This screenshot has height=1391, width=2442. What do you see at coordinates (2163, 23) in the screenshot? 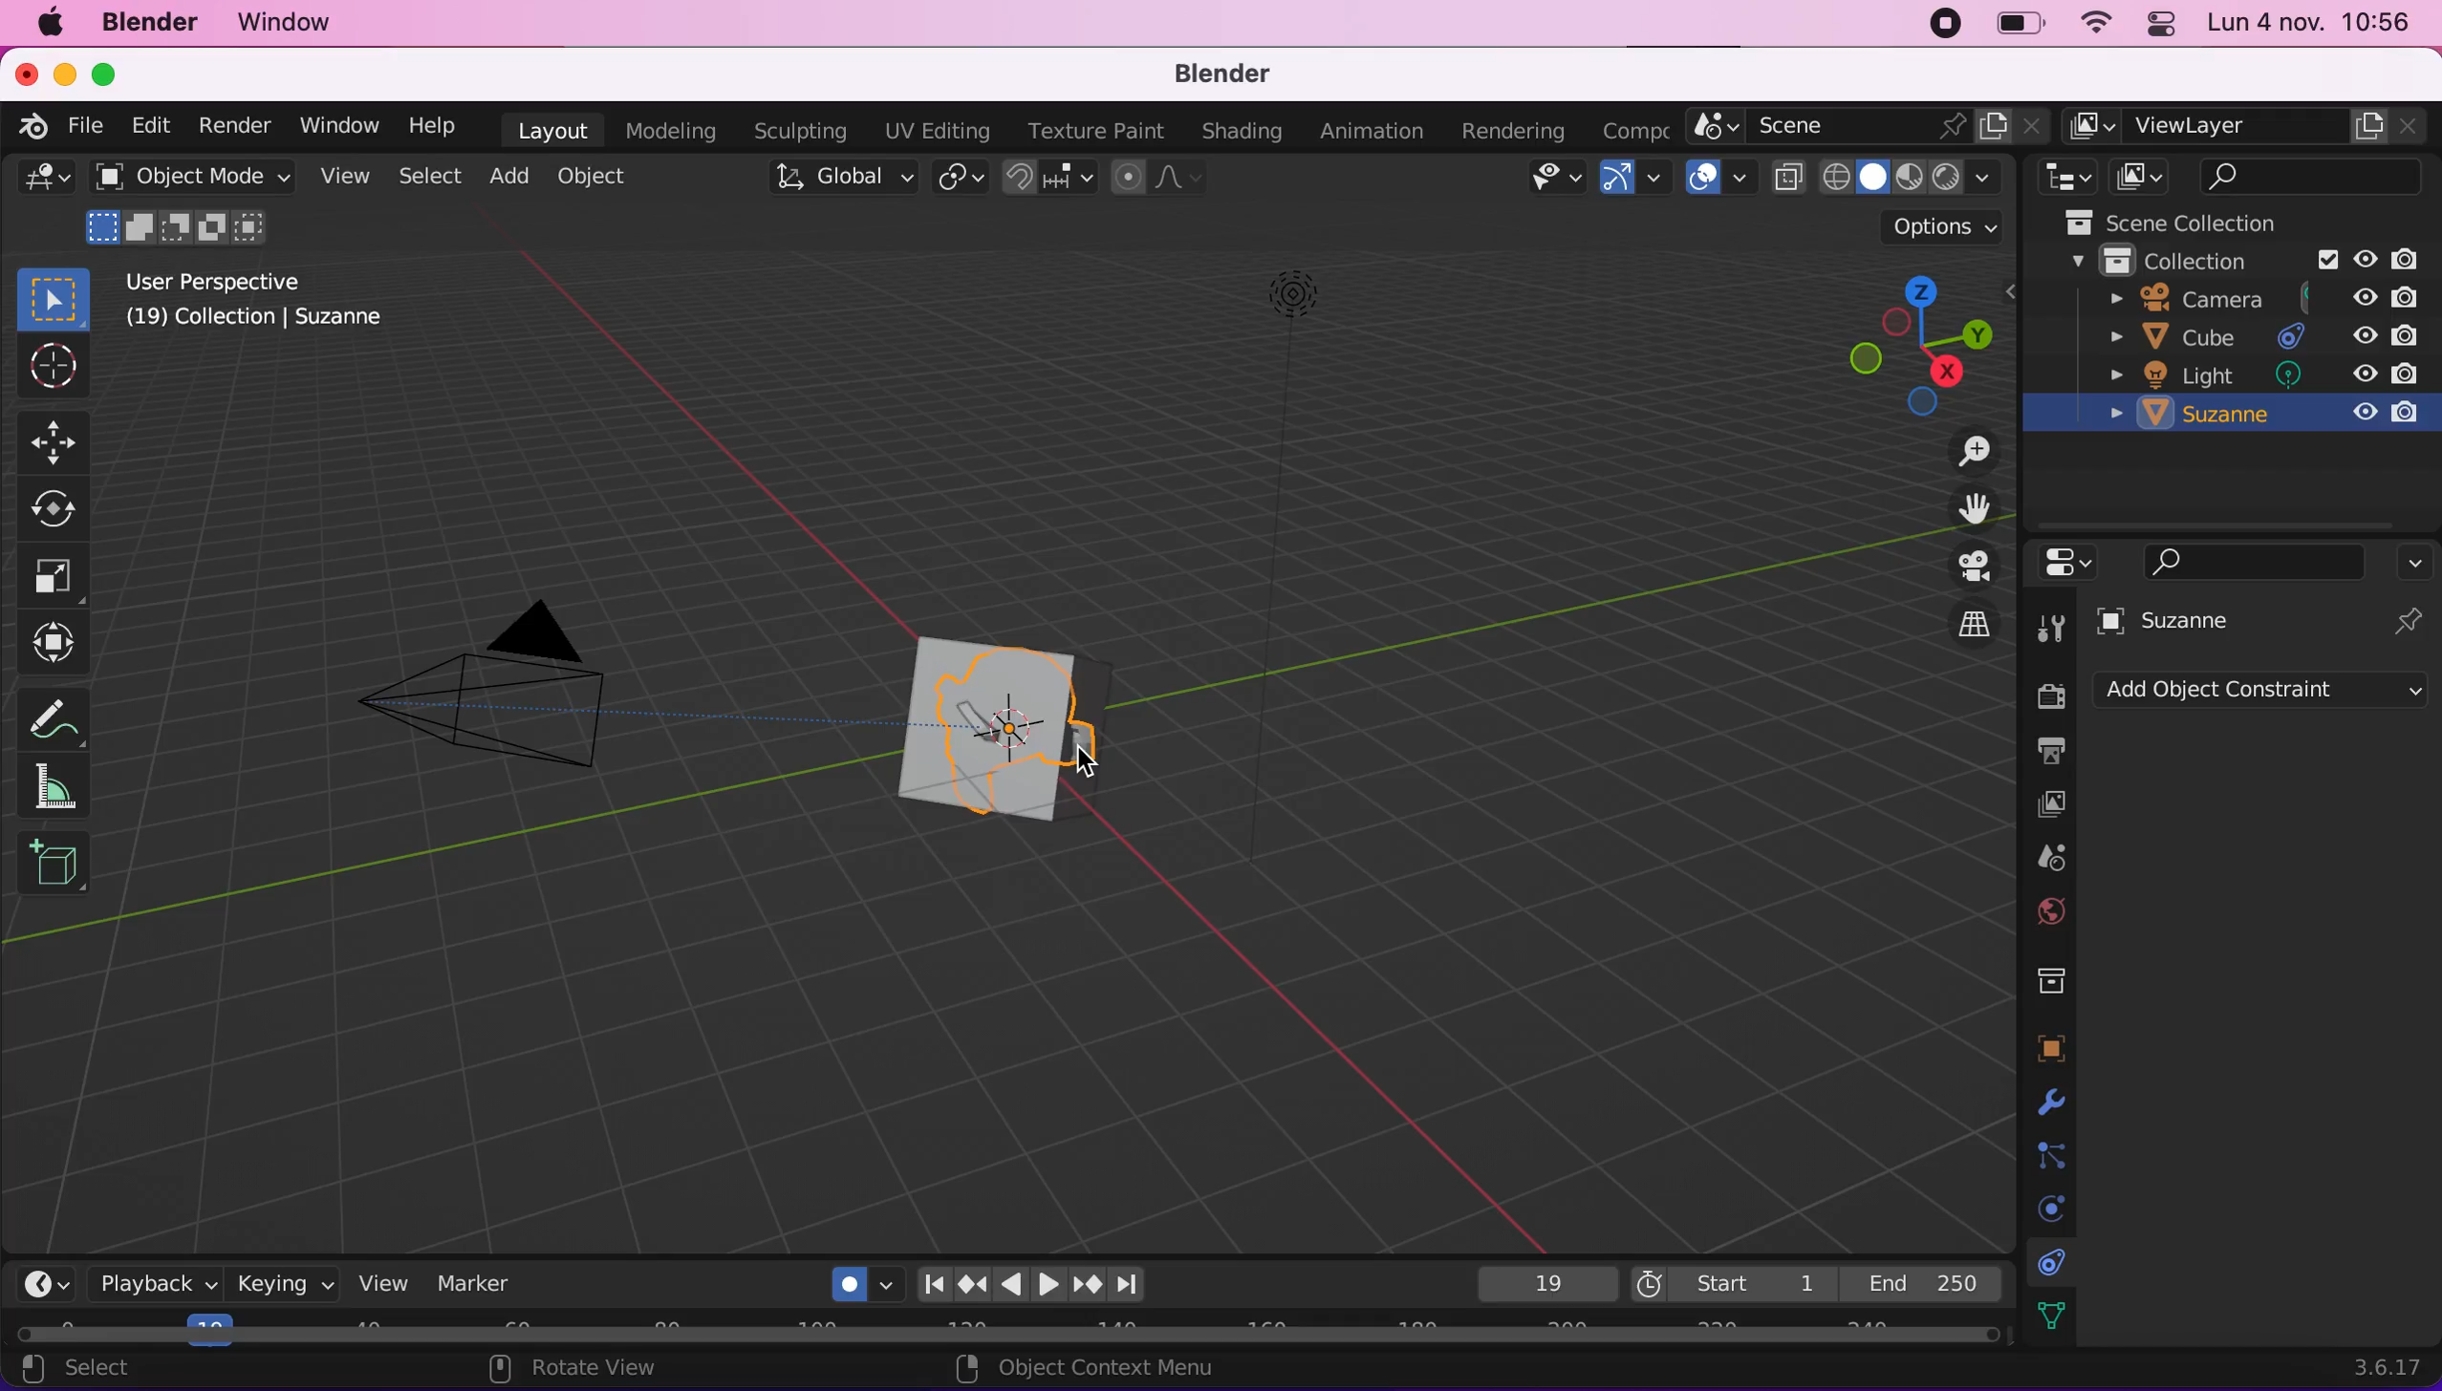
I see `panel control` at bounding box center [2163, 23].